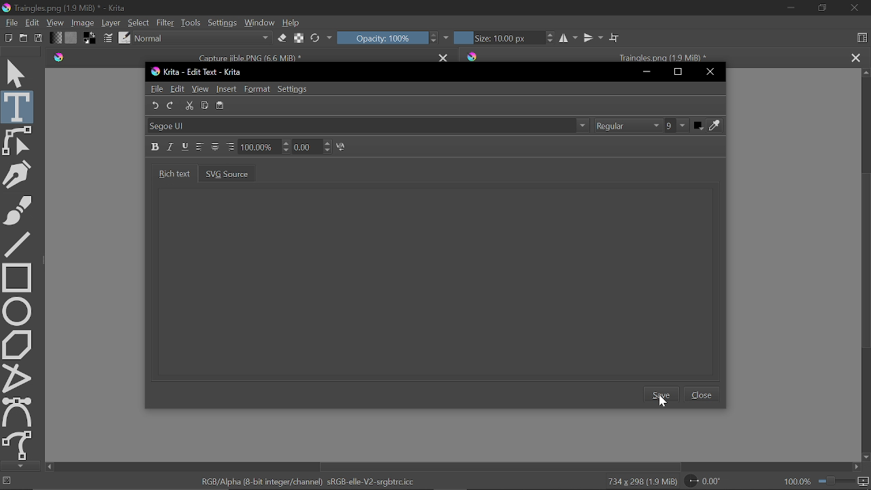  I want to click on Polygon tool, so click(19, 344).